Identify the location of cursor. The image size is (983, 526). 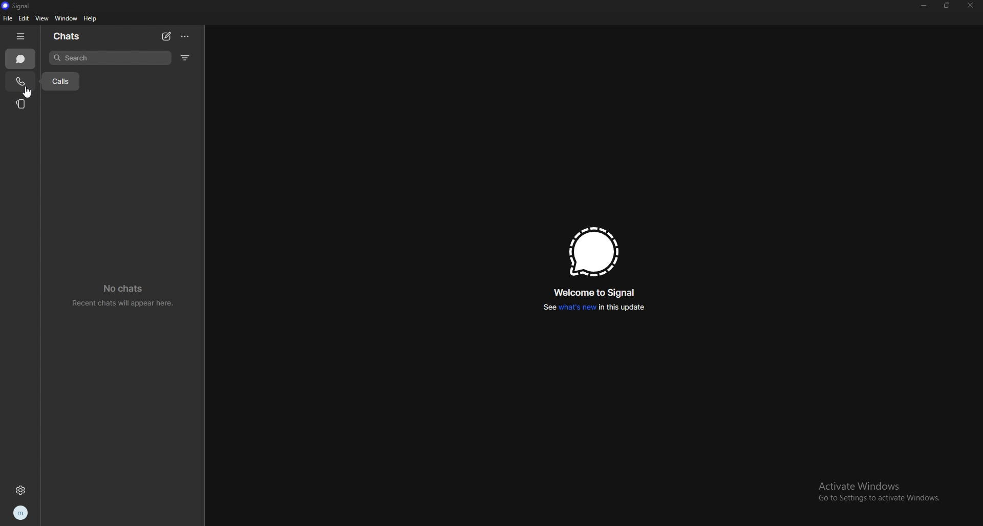
(29, 94).